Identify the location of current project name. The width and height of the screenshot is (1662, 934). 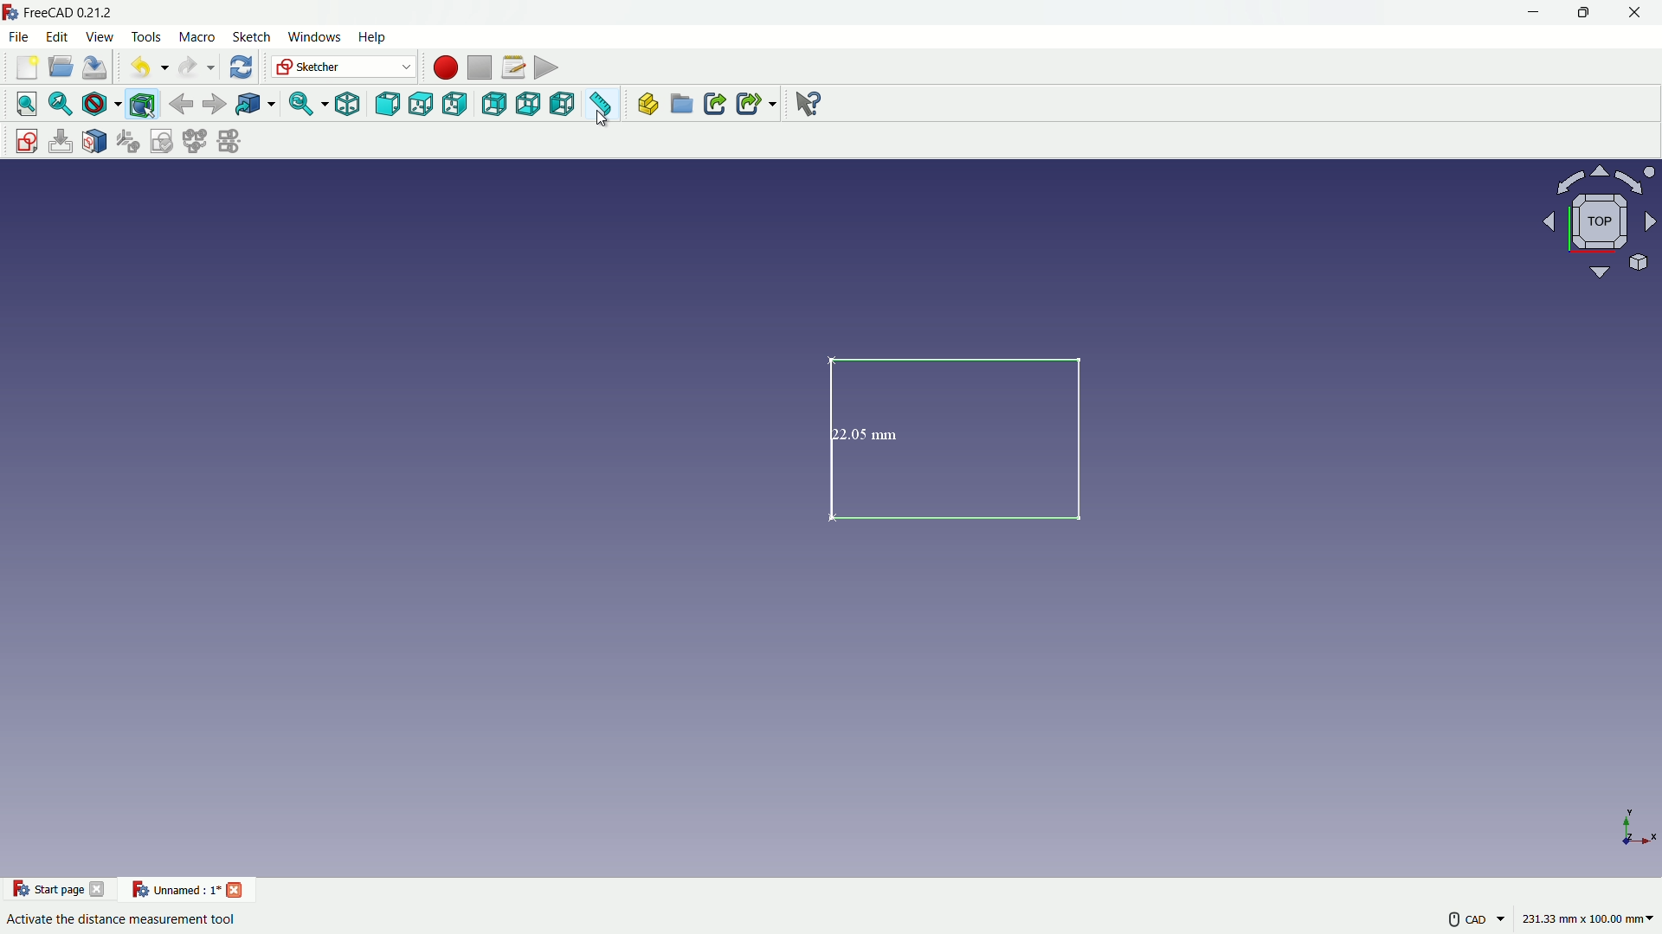
(173, 889).